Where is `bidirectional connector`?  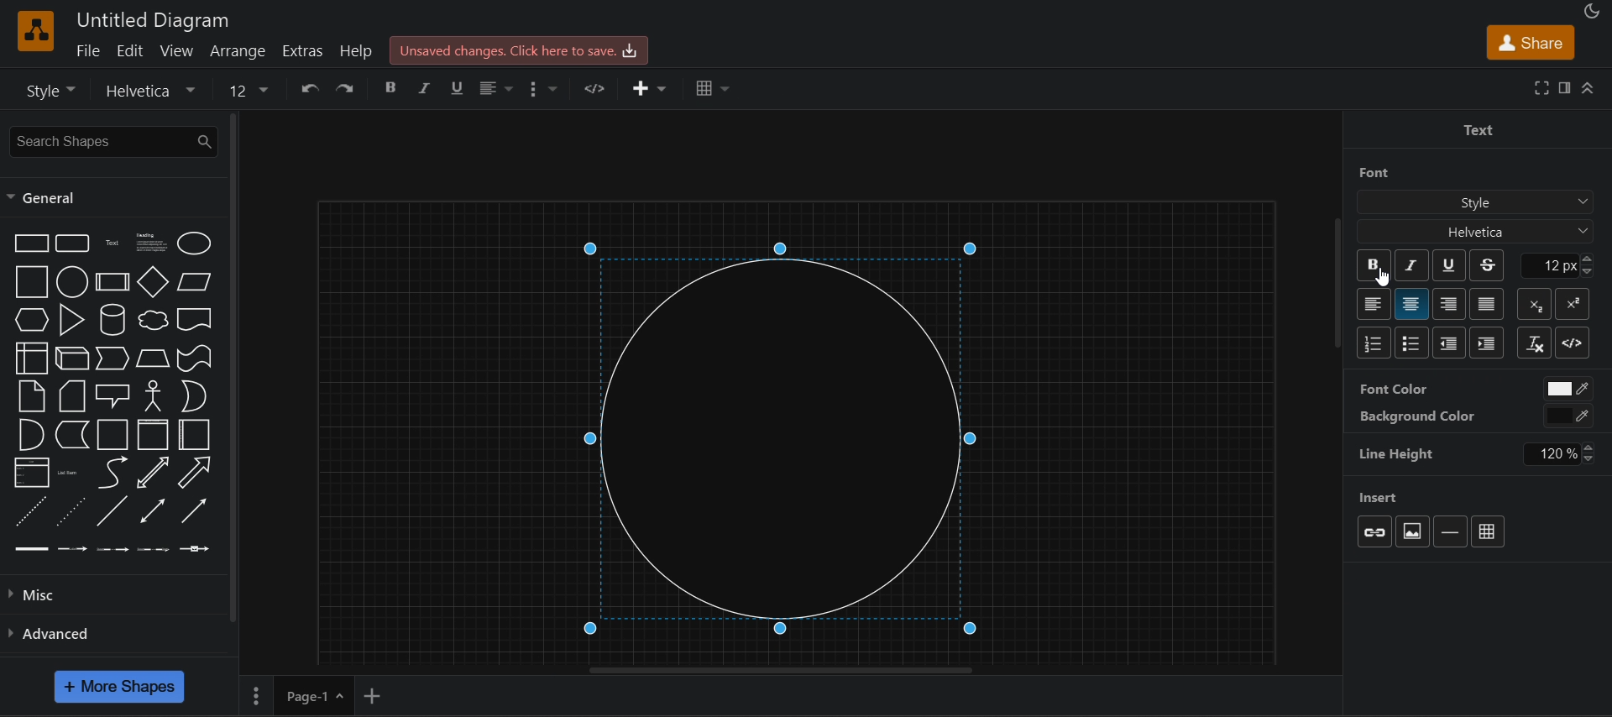 bidirectional connector is located at coordinates (154, 513).